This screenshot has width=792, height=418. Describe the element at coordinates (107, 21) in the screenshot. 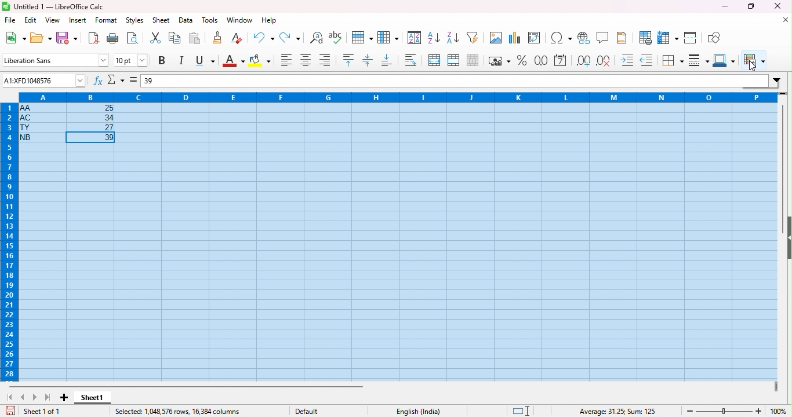

I see `format` at that location.